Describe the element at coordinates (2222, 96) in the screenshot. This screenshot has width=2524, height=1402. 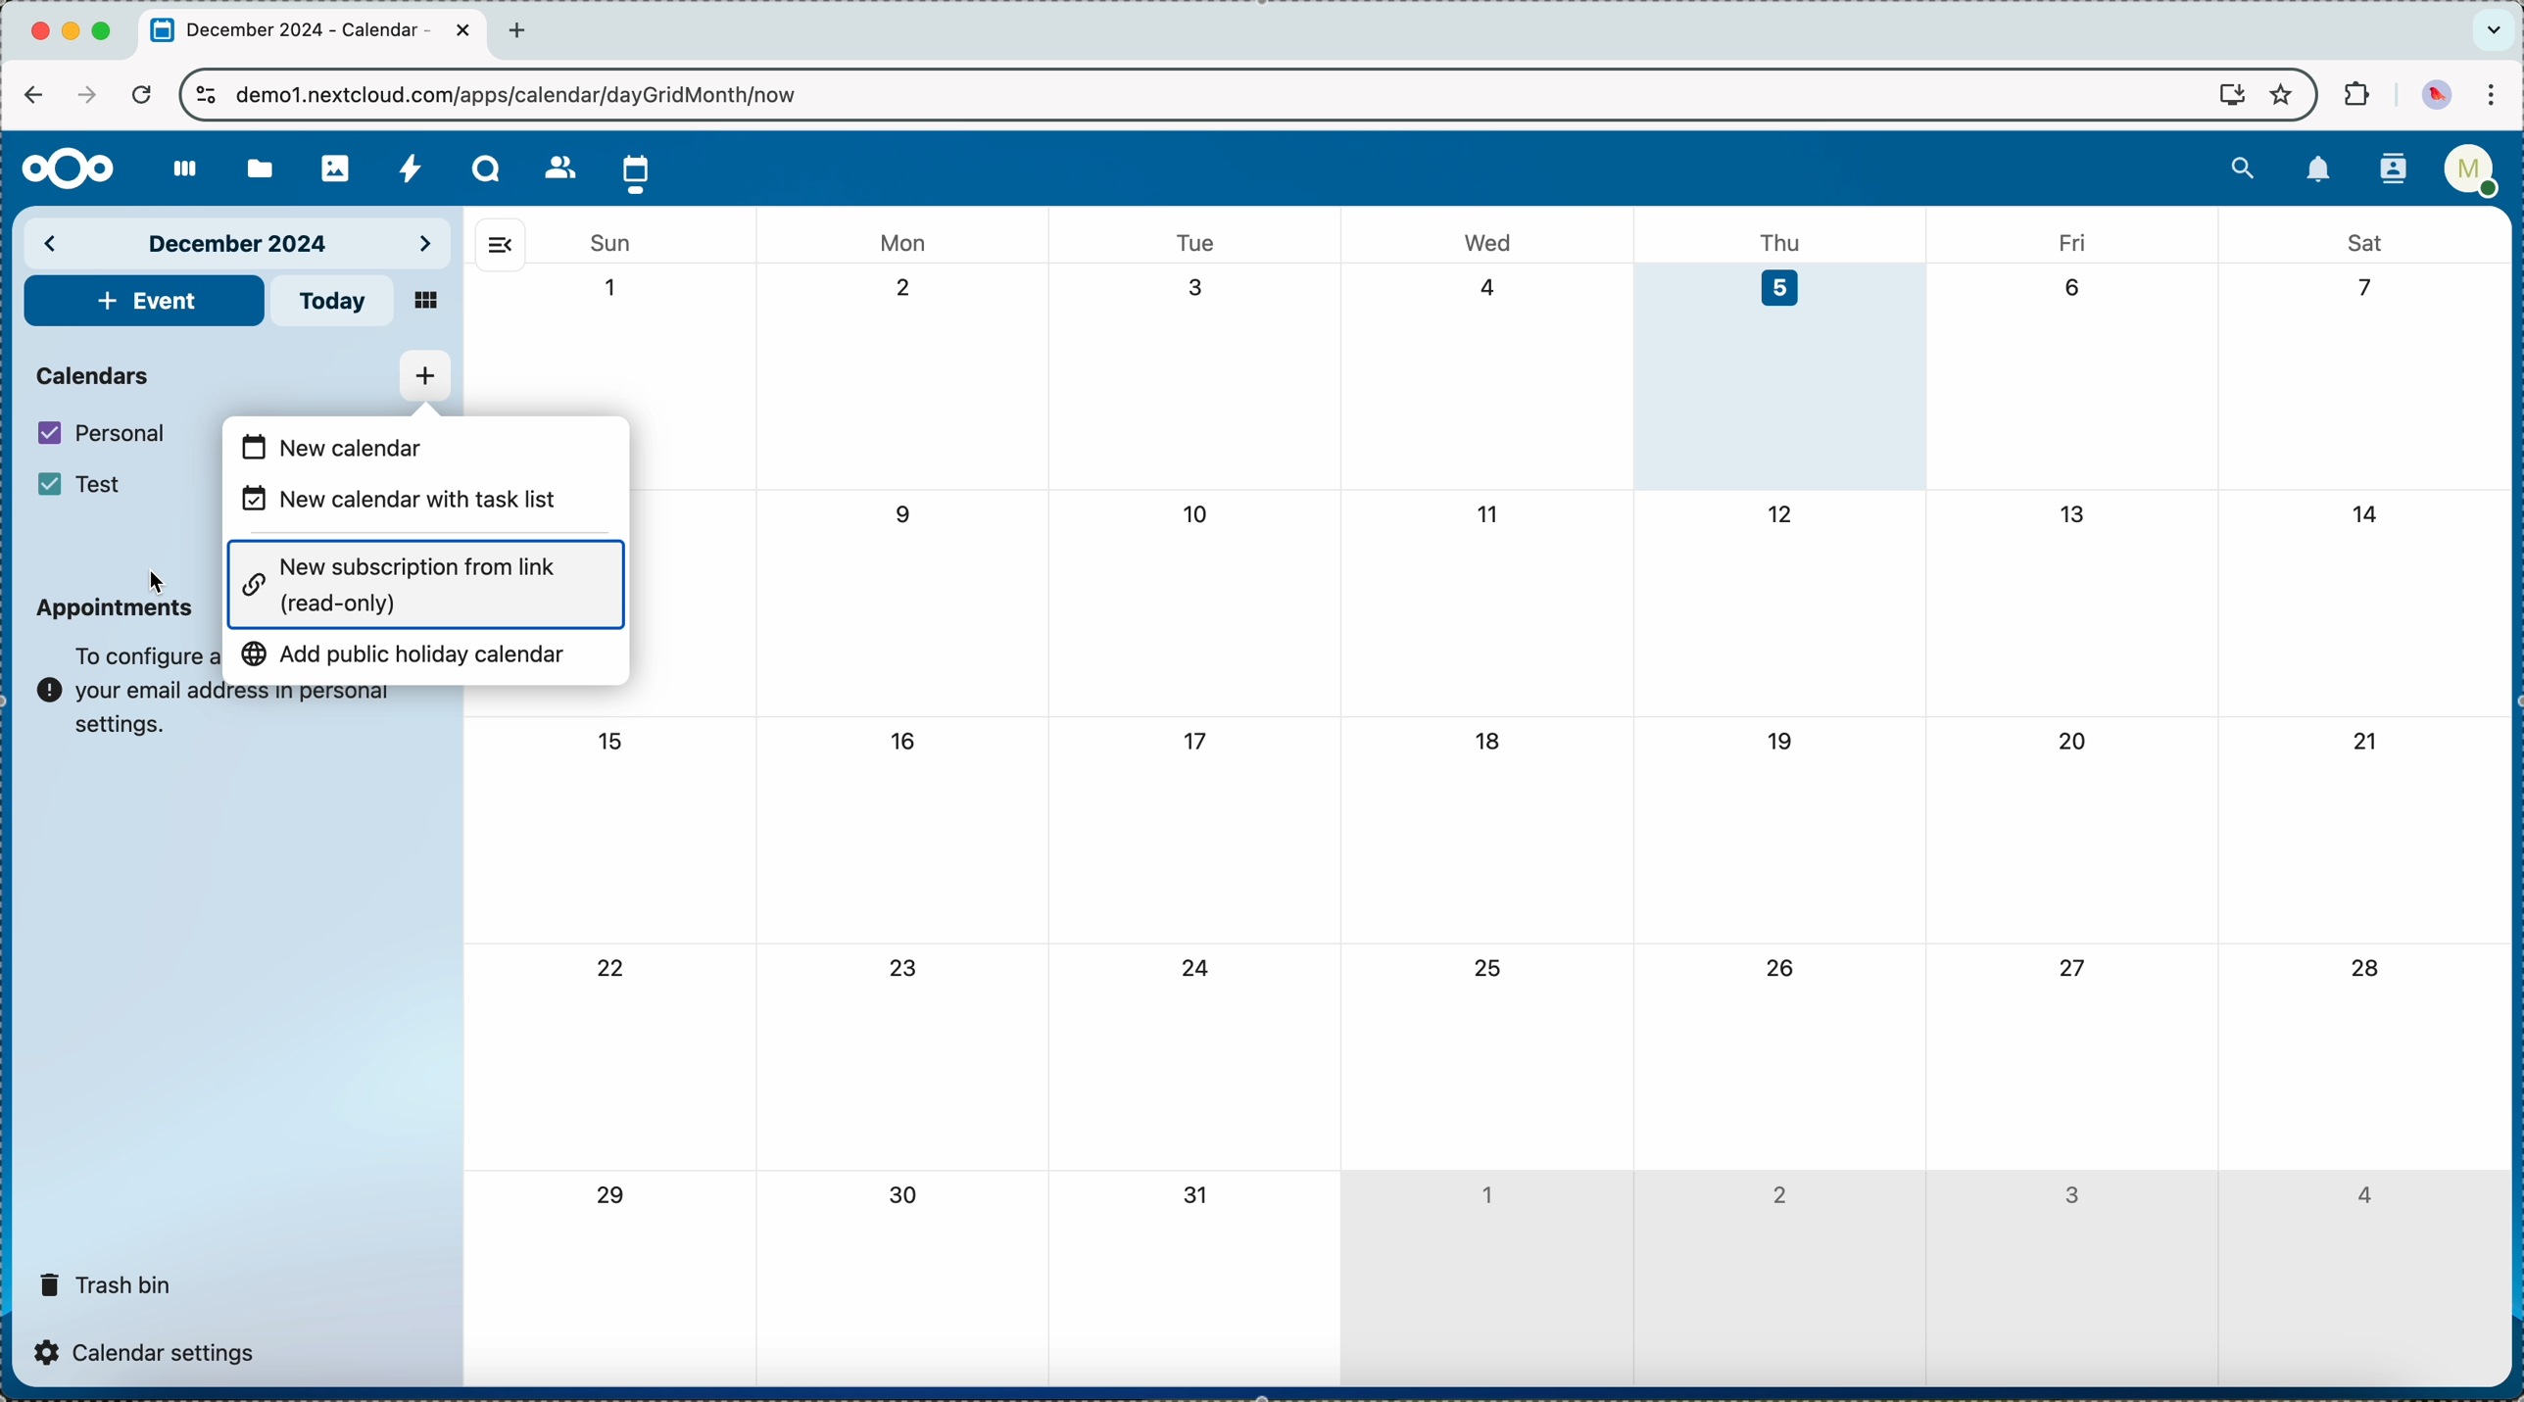
I see `screen` at that location.